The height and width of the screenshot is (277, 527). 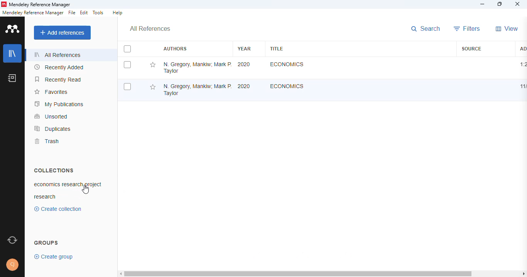 I want to click on create collection, so click(x=60, y=209).